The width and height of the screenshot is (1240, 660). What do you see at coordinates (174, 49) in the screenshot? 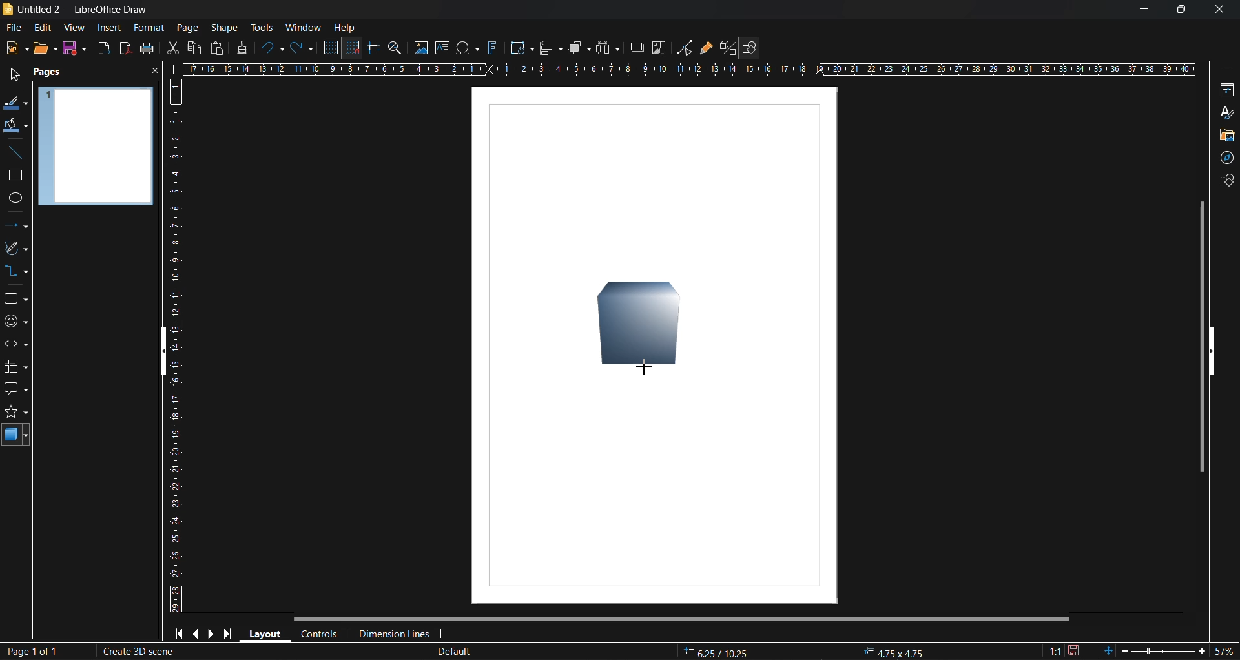
I see `cut` at bounding box center [174, 49].